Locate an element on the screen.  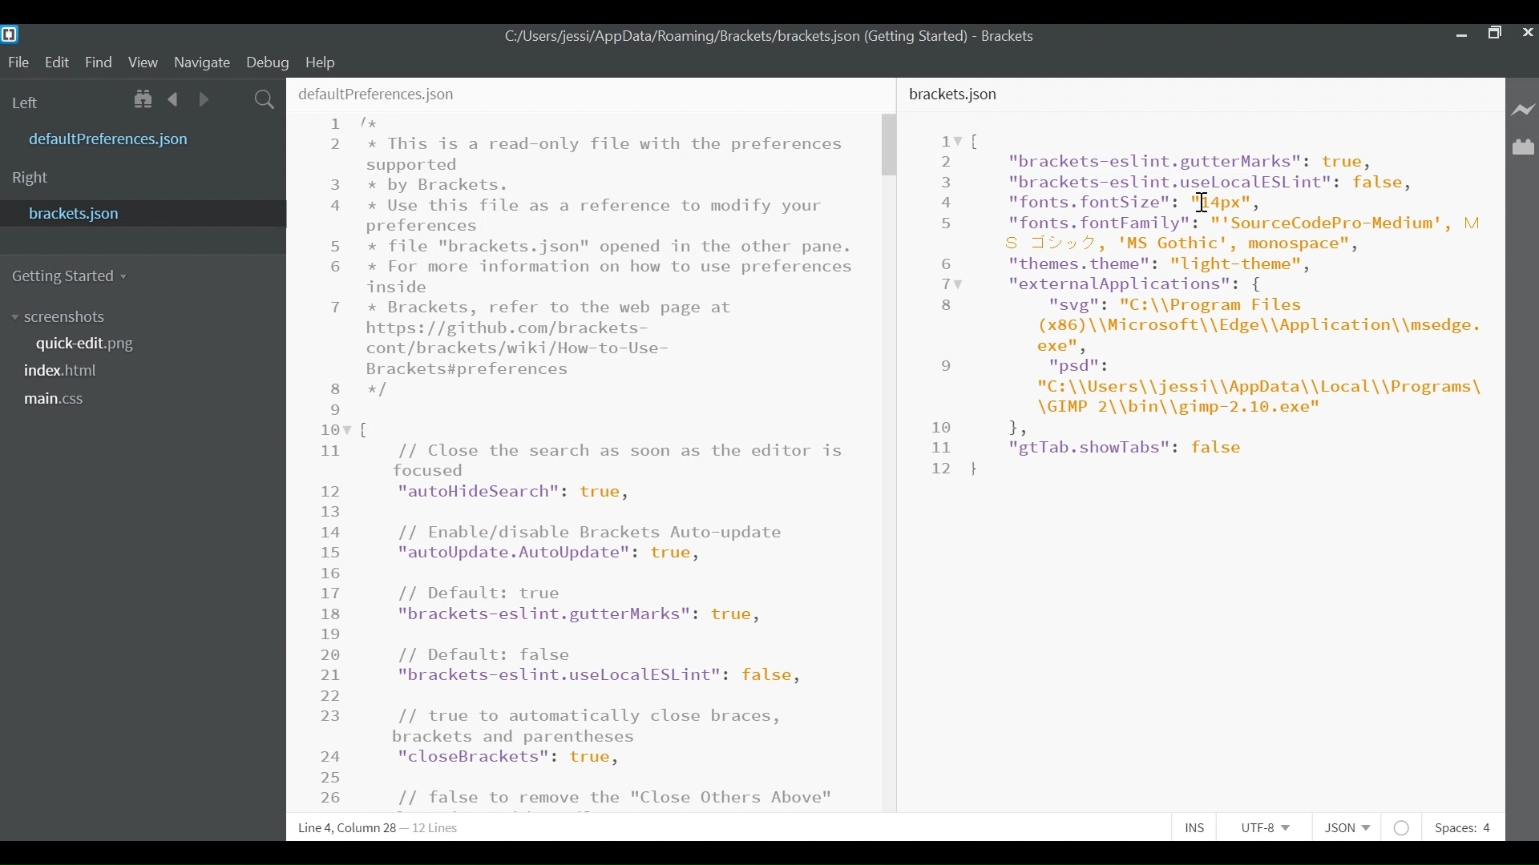
Line 6, Column 18 - 12 Lines is located at coordinates (378, 829).